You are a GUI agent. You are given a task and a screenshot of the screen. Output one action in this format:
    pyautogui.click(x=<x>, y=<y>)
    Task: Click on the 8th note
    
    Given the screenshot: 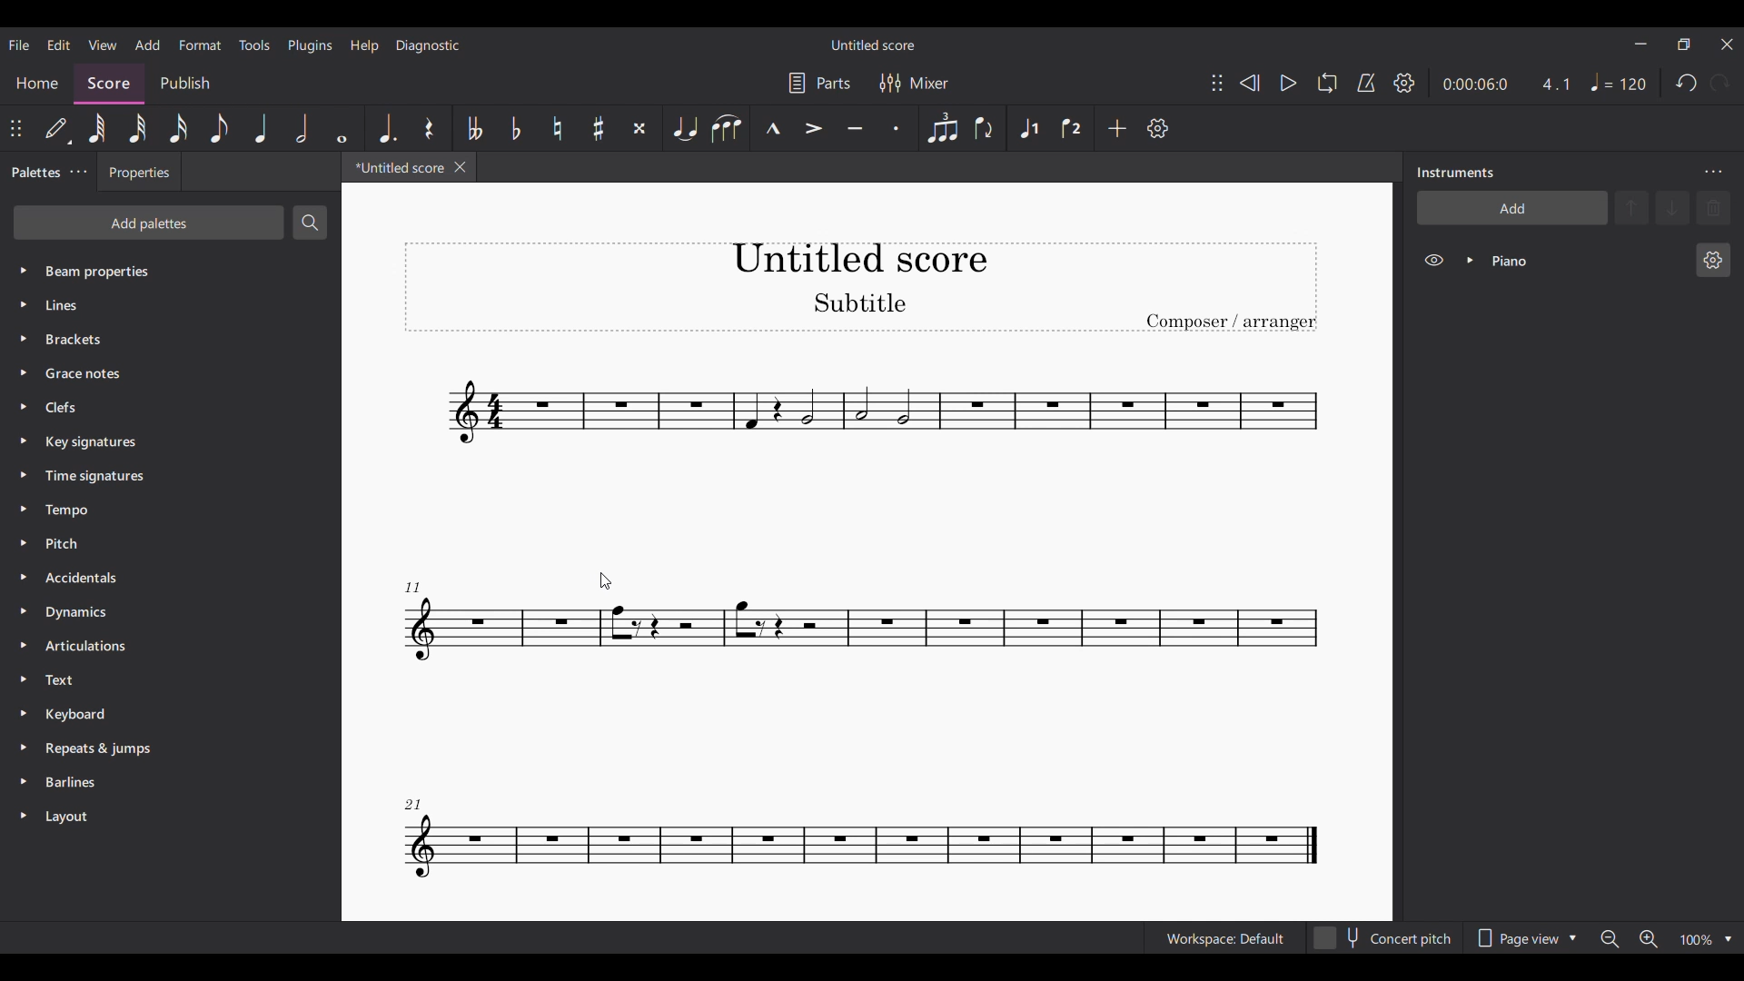 What is the action you would take?
    pyautogui.click(x=219, y=128)
    